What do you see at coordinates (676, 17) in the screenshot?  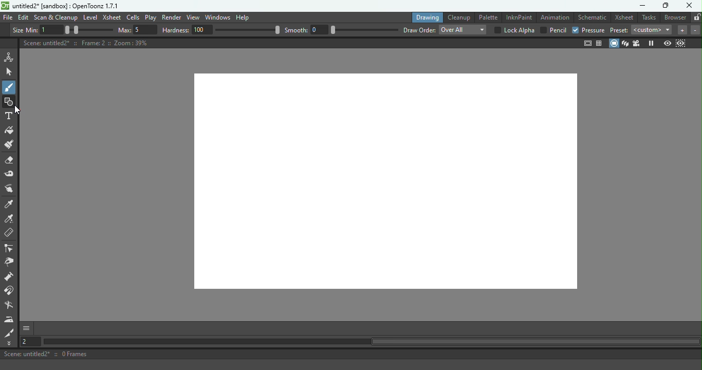 I see `Browser` at bounding box center [676, 17].